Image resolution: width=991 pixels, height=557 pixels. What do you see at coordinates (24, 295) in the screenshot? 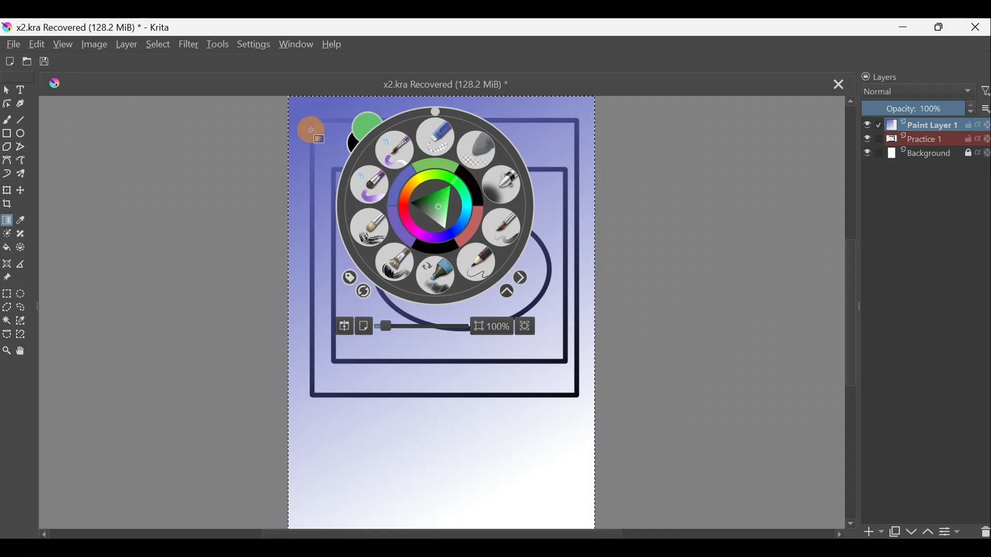
I see `Elliptical selection tool` at bounding box center [24, 295].